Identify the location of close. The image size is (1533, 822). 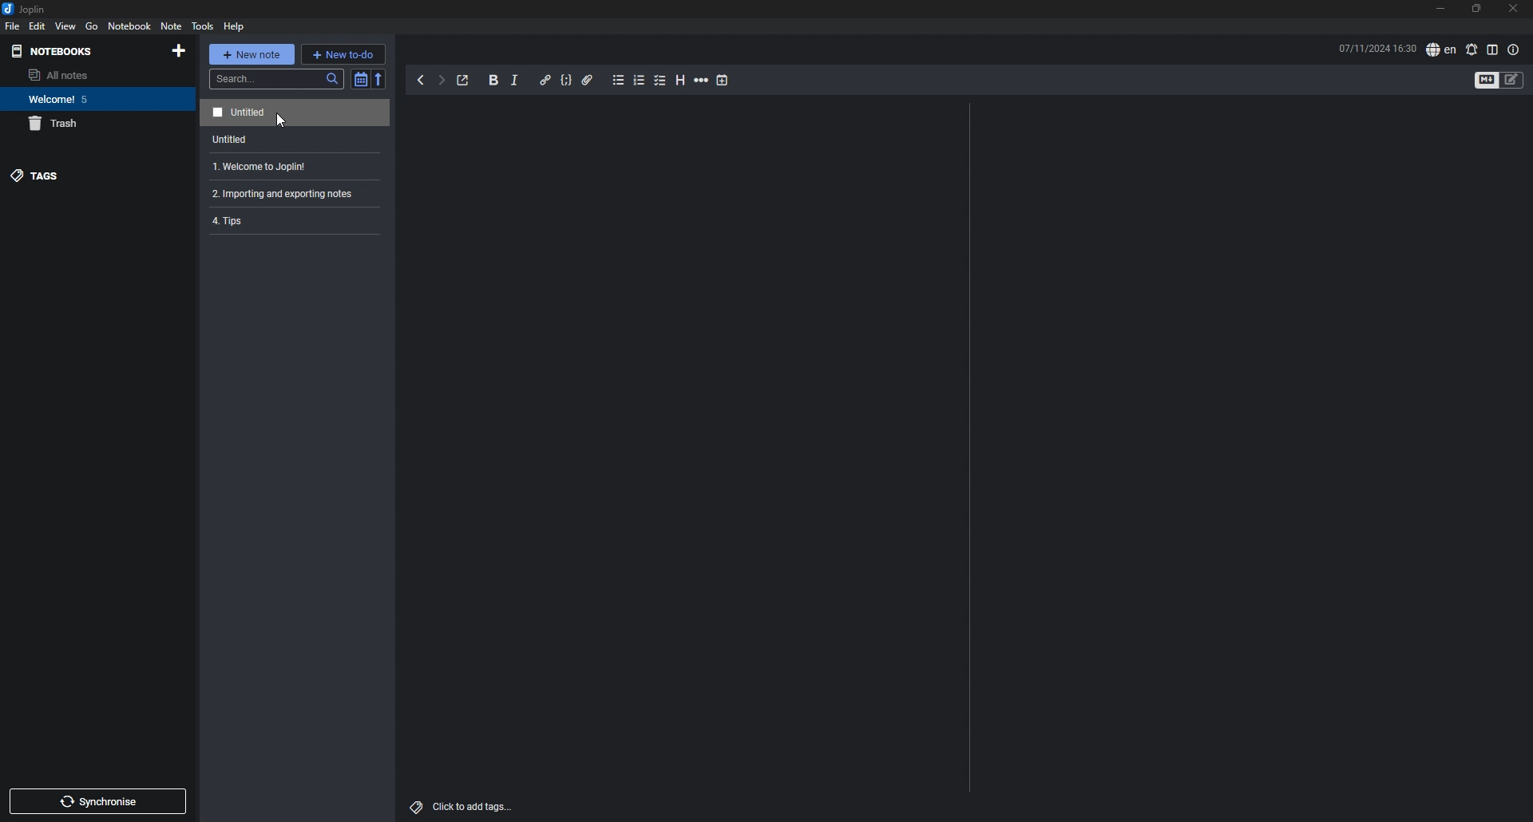
(1513, 10).